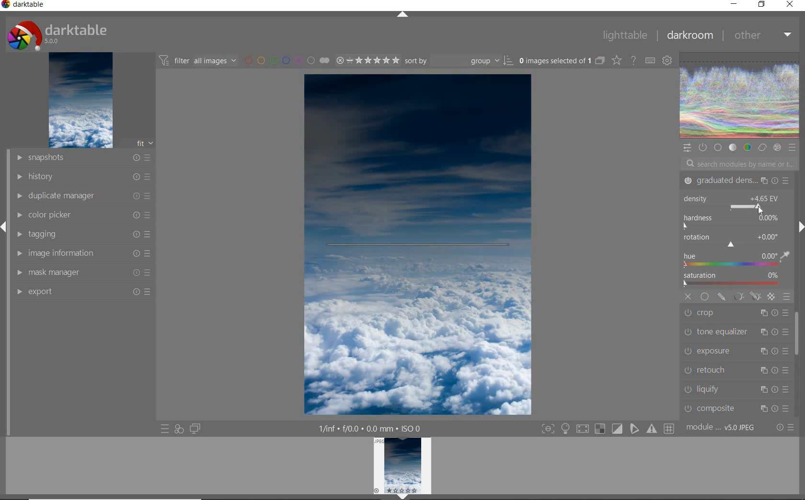 This screenshot has width=805, height=500. Describe the element at coordinates (403, 497) in the screenshot. I see `Down` at that location.